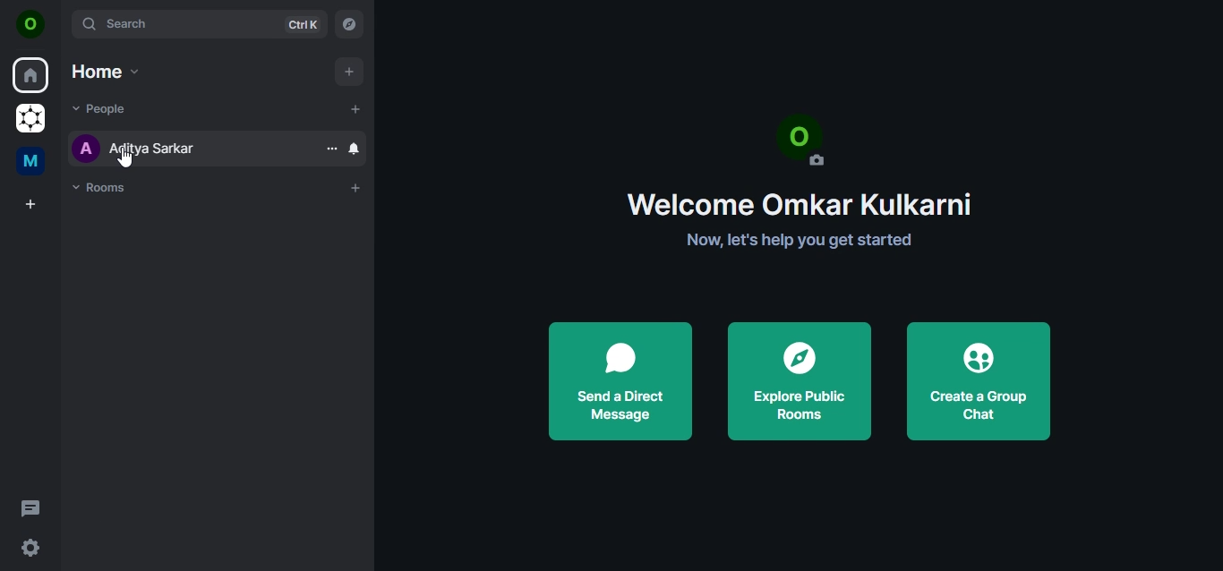 This screenshot has height=571, width=1223. What do you see at coordinates (804, 204) in the screenshot?
I see `Welcome Omkar Kulkarni` at bounding box center [804, 204].